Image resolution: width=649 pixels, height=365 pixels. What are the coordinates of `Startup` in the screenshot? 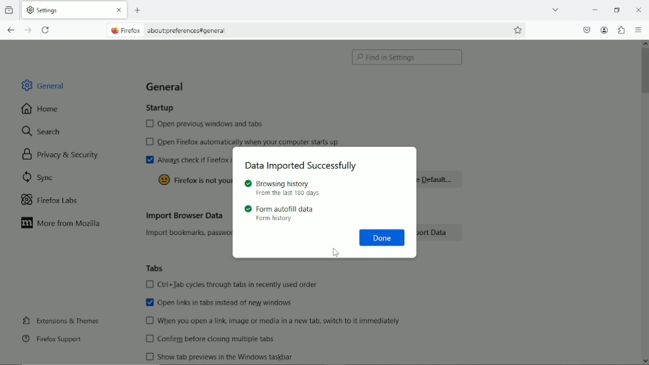 It's located at (159, 109).